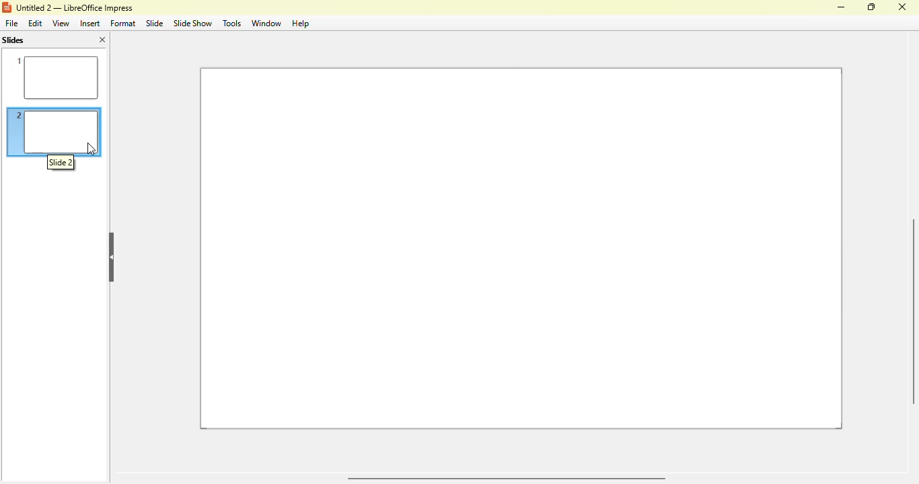  What do you see at coordinates (61, 23) in the screenshot?
I see `view` at bounding box center [61, 23].